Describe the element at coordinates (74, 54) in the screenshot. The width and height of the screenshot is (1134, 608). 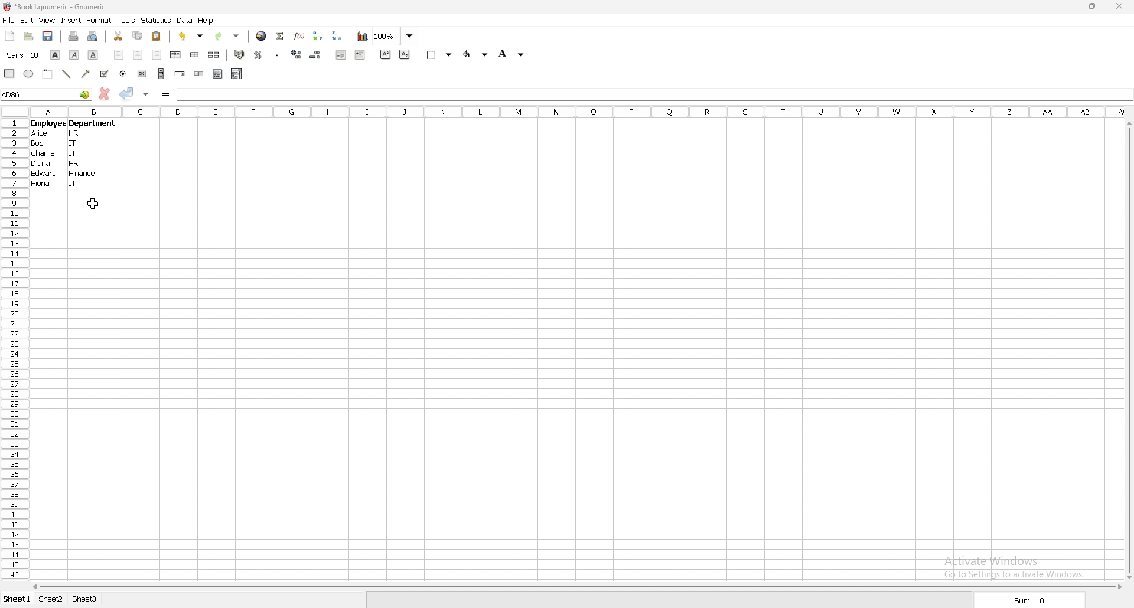
I see `italic` at that location.